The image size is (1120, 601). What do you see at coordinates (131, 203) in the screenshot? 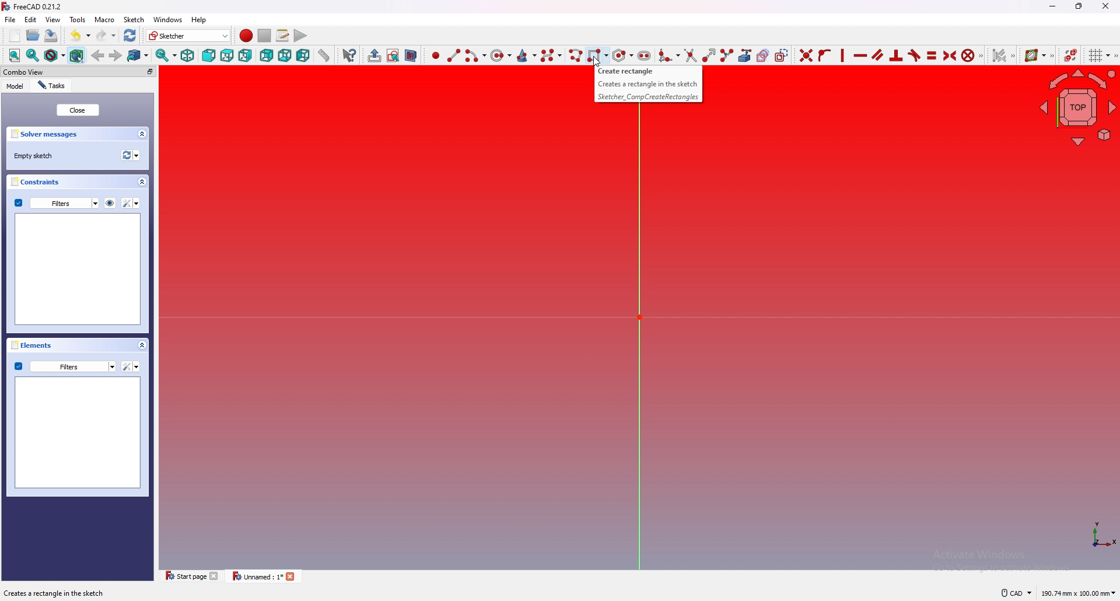
I see `settings` at bounding box center [131, 203].